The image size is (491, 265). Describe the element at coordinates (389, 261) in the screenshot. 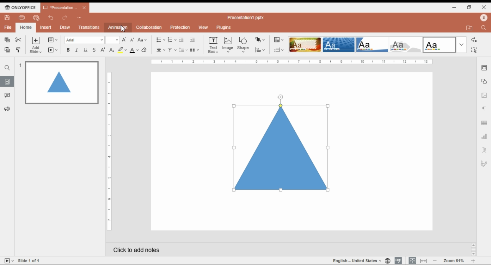

I see `set project language` at that location.